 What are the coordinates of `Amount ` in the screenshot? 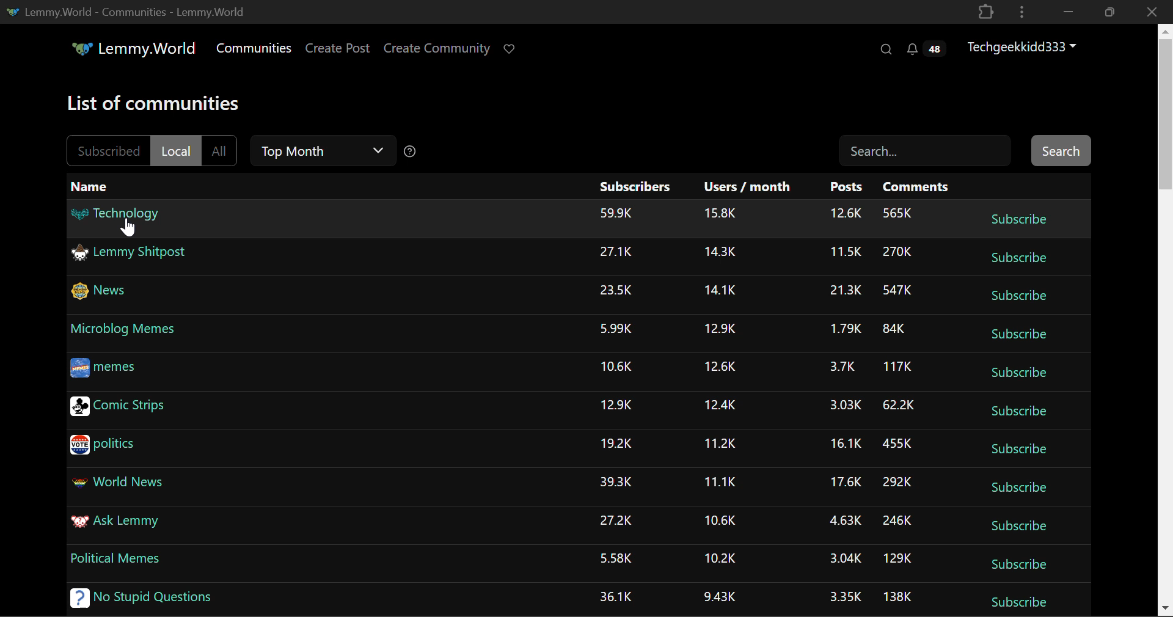 It's located at (898, 519).